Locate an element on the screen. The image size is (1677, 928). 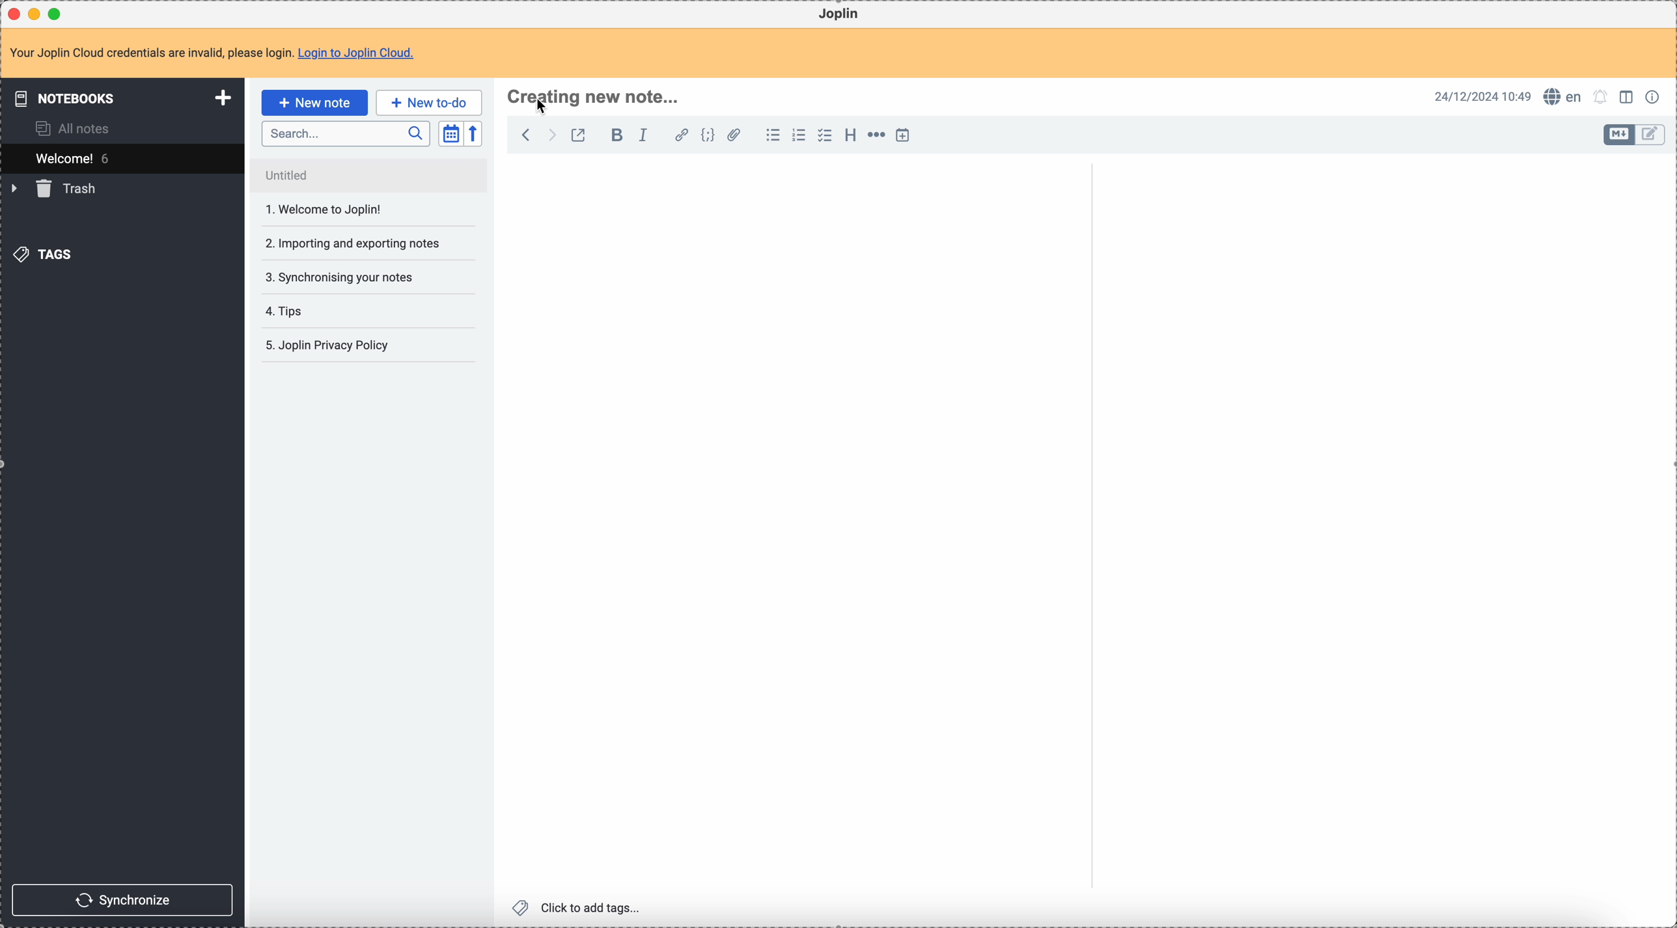
spell checker is located at coordinates (1564, 98).